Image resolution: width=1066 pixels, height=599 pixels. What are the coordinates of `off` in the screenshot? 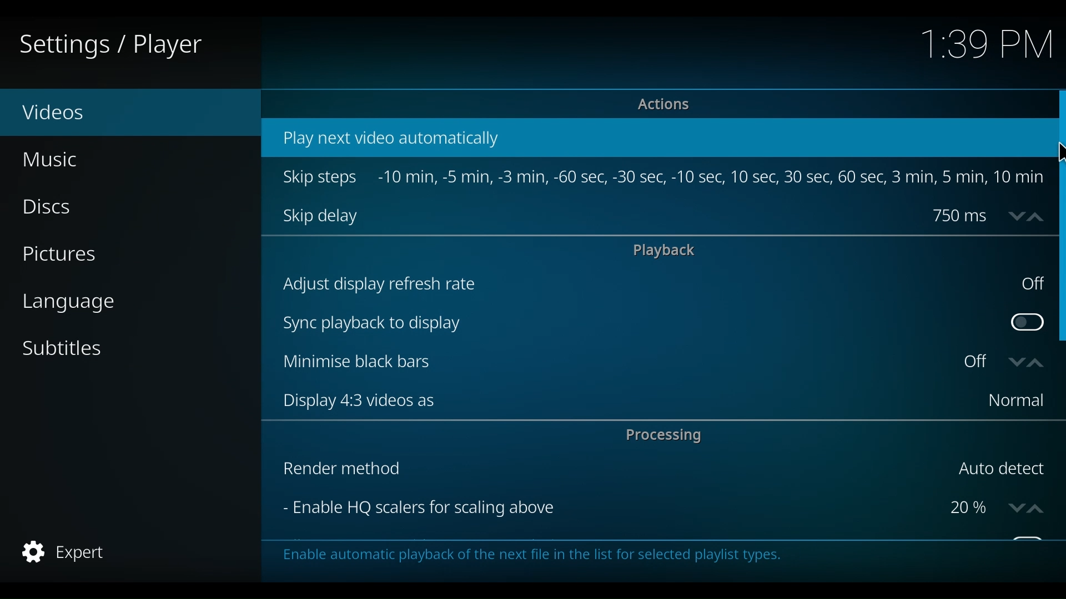 It's located at (1033, 287).